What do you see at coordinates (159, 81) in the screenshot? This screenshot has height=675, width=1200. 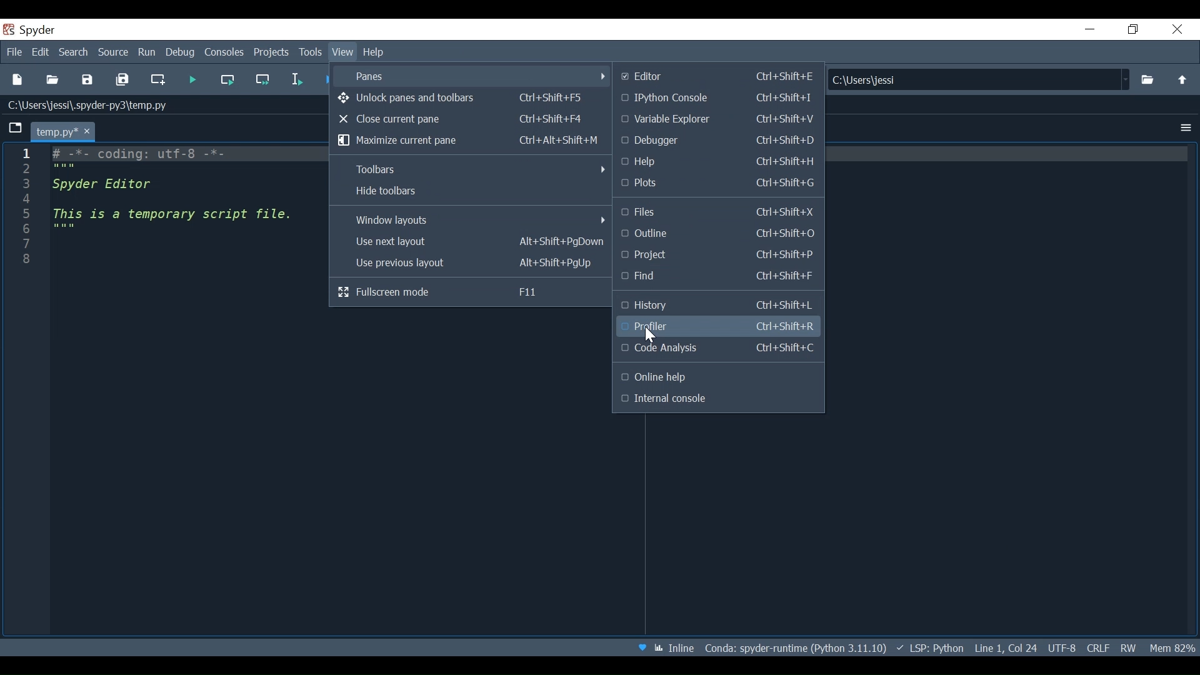 I see `Create new cell at the current line` at bounding box center [159, 81].